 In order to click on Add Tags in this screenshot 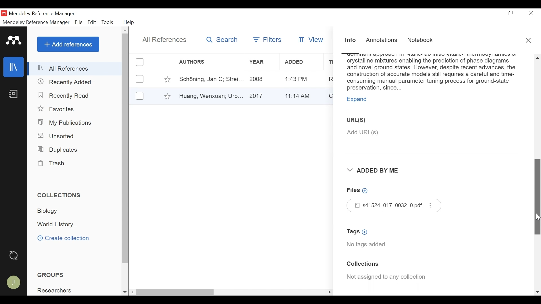, I will do `click(359, 232)`.